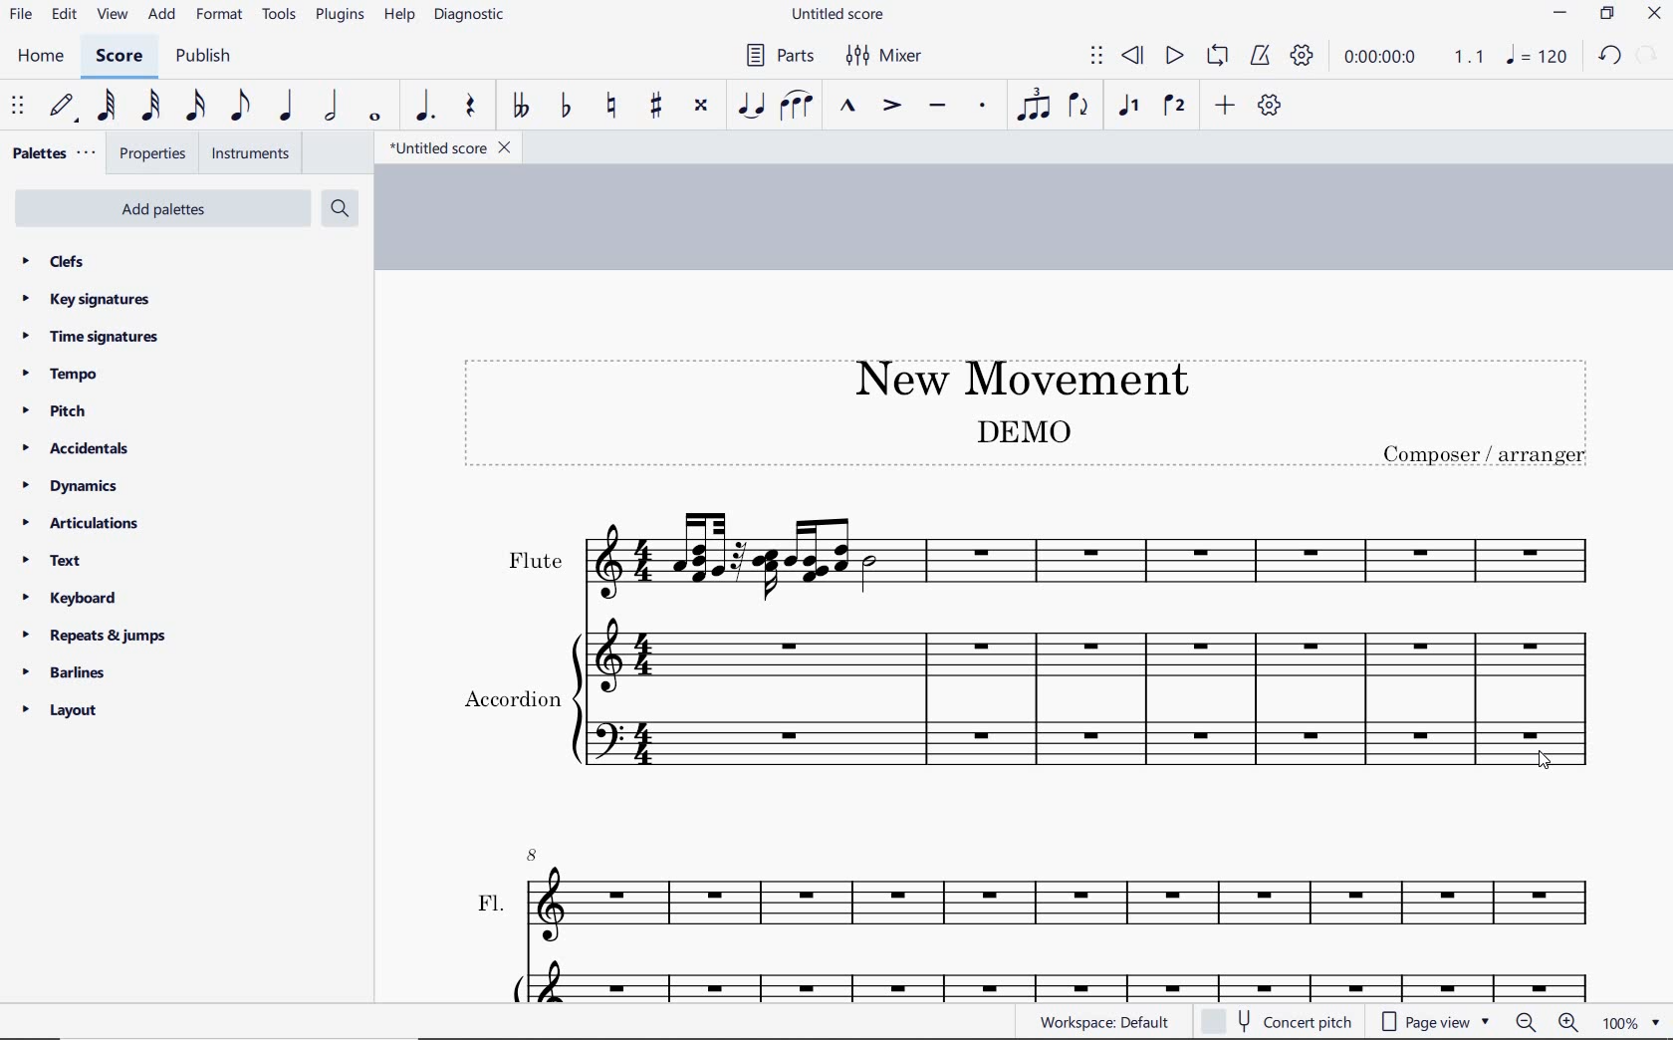 The image size is (1673, 1040). What do you see at coordinates (492, 904) in the screenshot?
I see `text` at bounding box center [492, 904].